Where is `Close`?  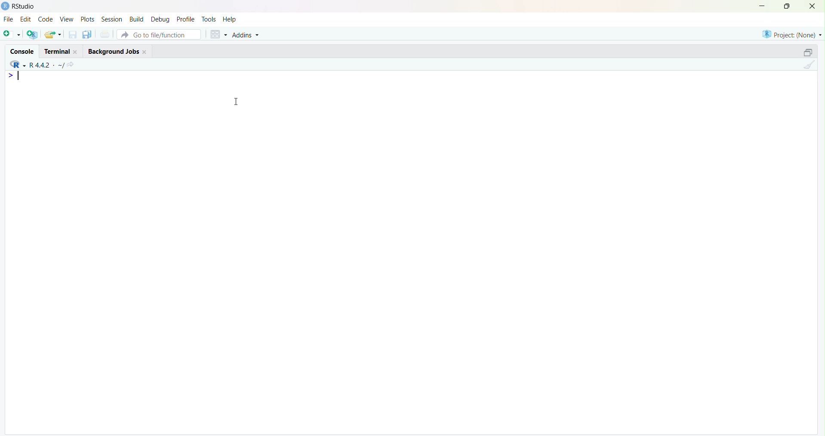
Close is located at coordinates (813, 7).